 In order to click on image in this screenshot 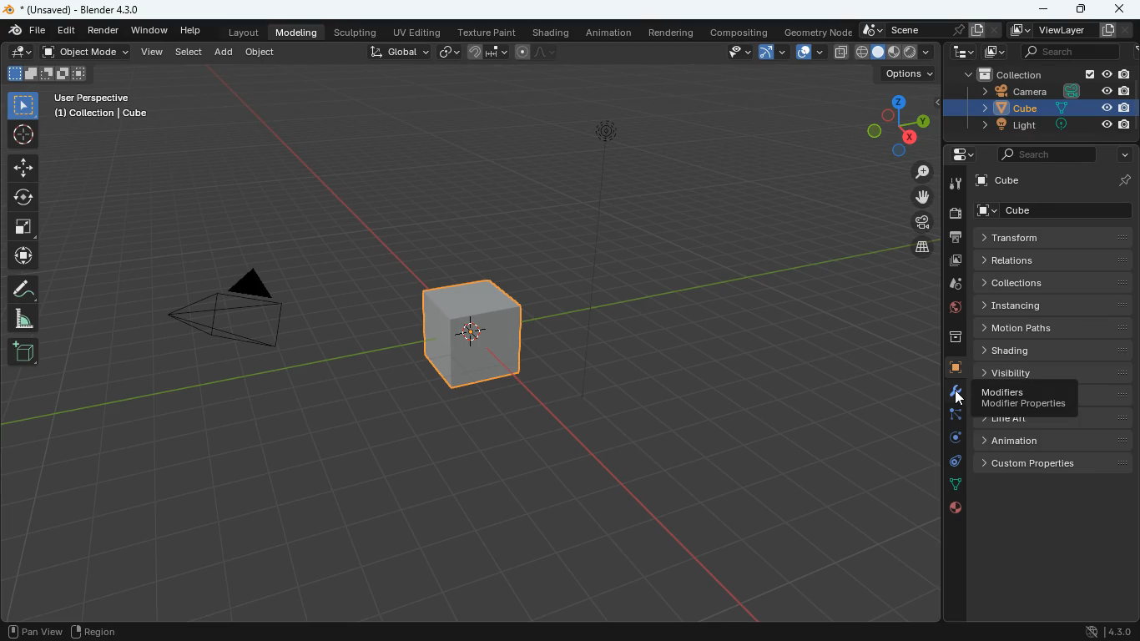, I will do `click(953, 263)`.